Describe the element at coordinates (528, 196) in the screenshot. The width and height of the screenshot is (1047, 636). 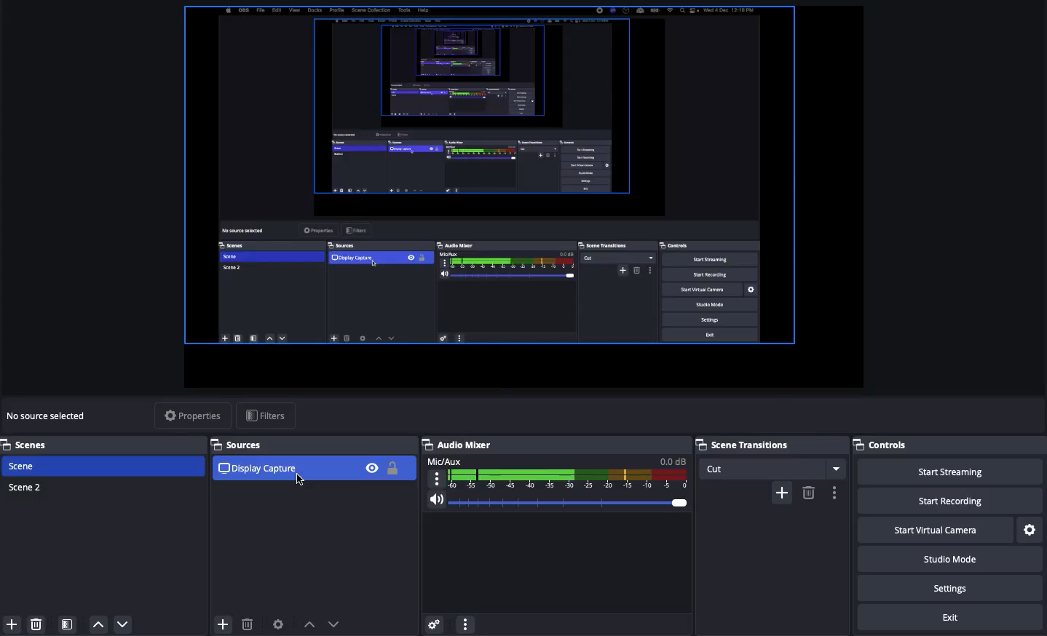
I see `Screen` at that location.